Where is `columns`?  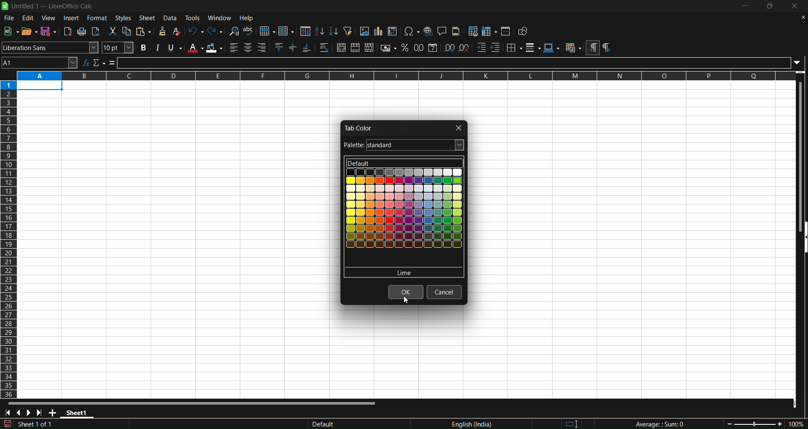 columns is located at coordinates (9, 237).